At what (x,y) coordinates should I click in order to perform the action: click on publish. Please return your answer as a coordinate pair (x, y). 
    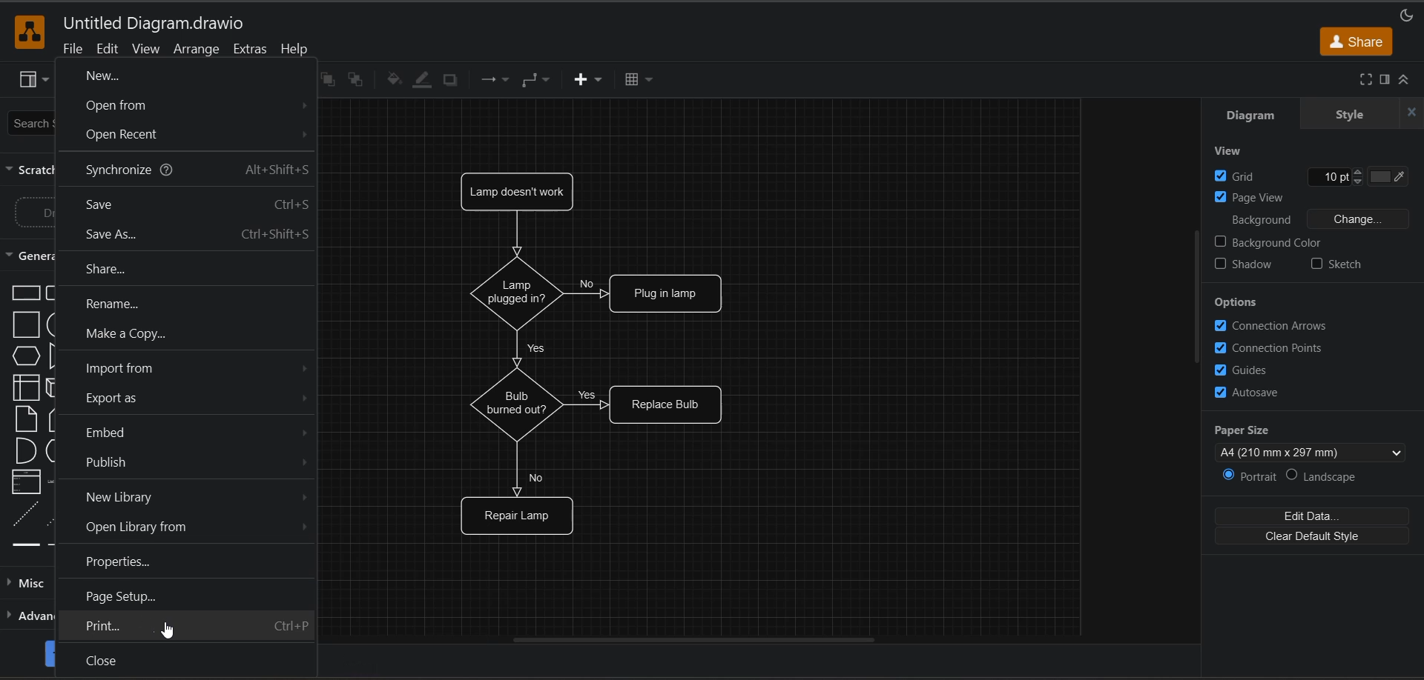
    Looking at the image, I should click on (192, 461).